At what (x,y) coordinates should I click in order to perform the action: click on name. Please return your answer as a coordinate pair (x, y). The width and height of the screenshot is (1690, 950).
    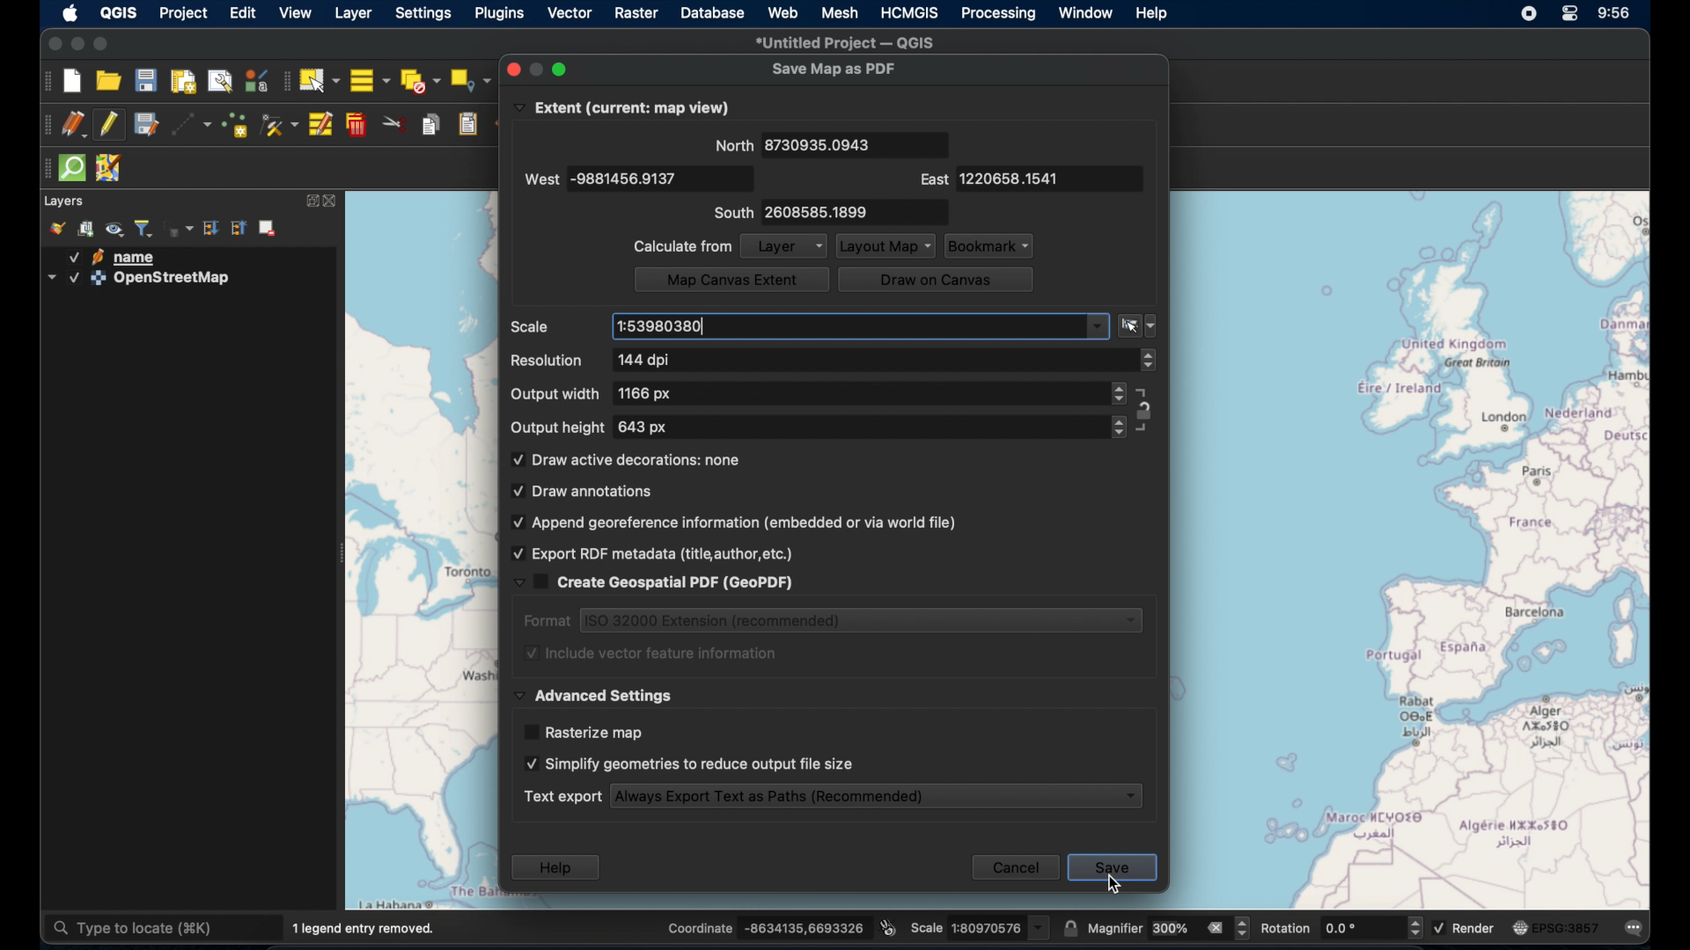
    Looking at the image, I should click on (120, 257).